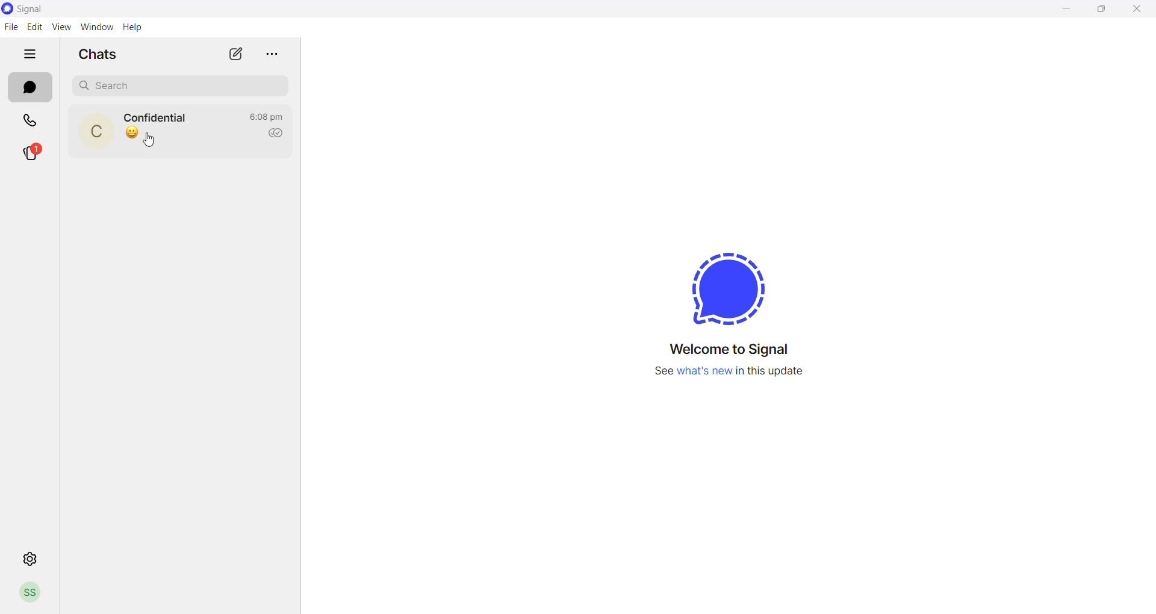 The height and width of the screenshot is (614, 1156). What do you see at coordinates (1064, 11) in the screenshot?
I see `minimize` at bounding box center [1064, 11].